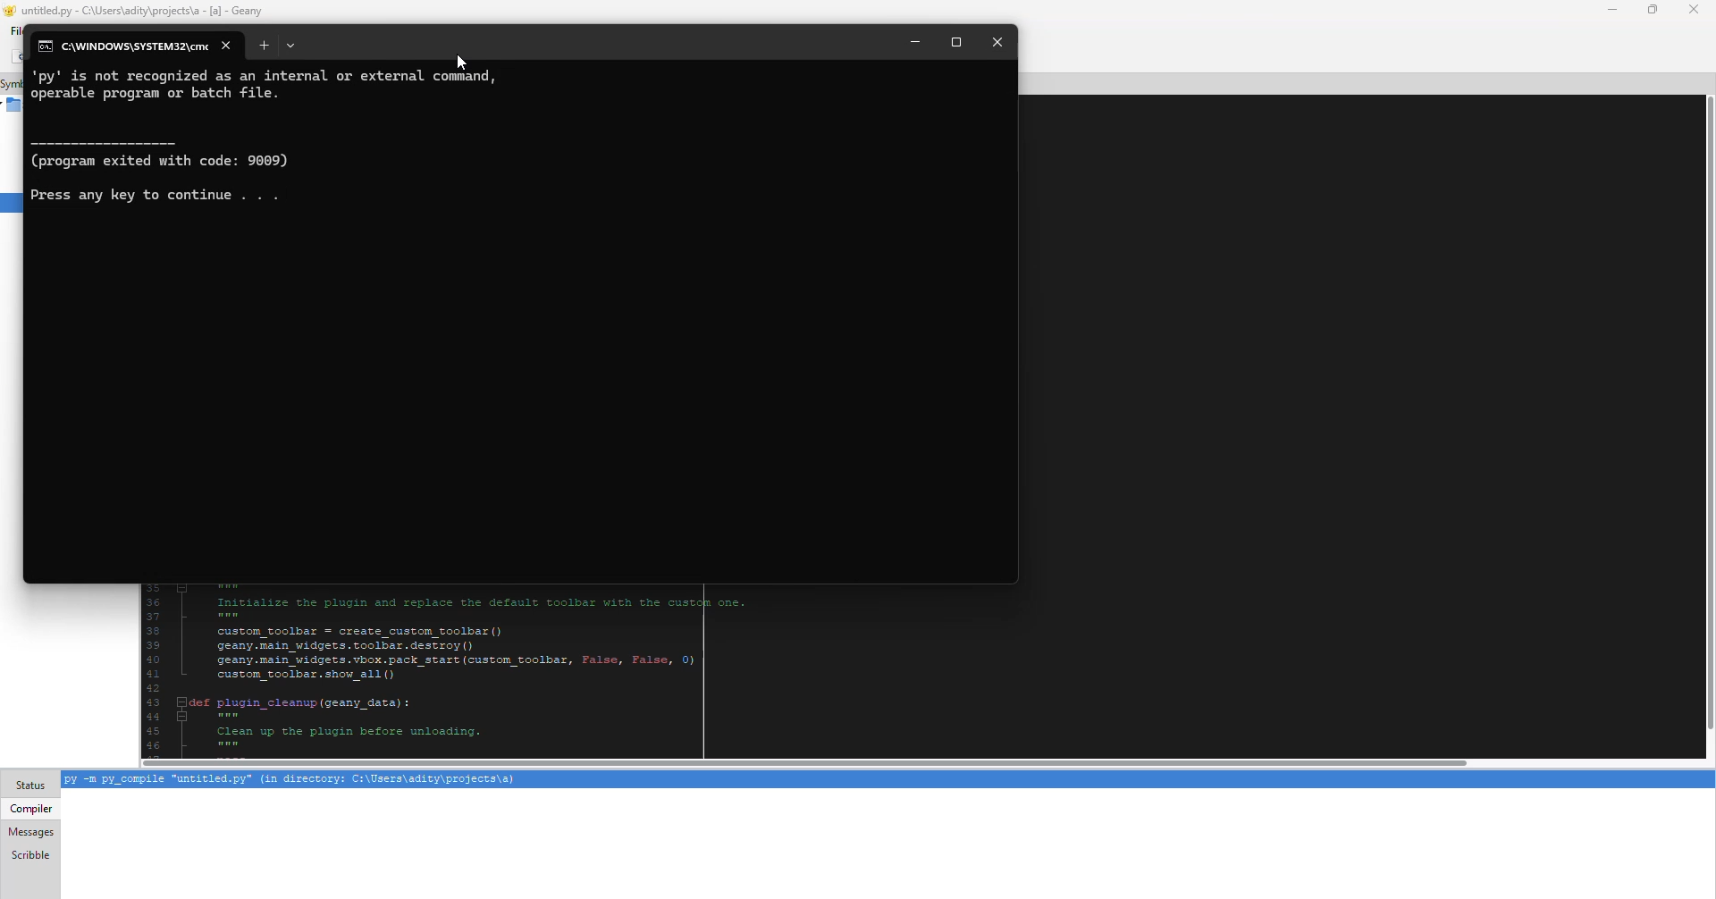 The image size is (1716, 899). Describe the element at coordinates (1695, 8) in the screenshot. I see `close` at that location.